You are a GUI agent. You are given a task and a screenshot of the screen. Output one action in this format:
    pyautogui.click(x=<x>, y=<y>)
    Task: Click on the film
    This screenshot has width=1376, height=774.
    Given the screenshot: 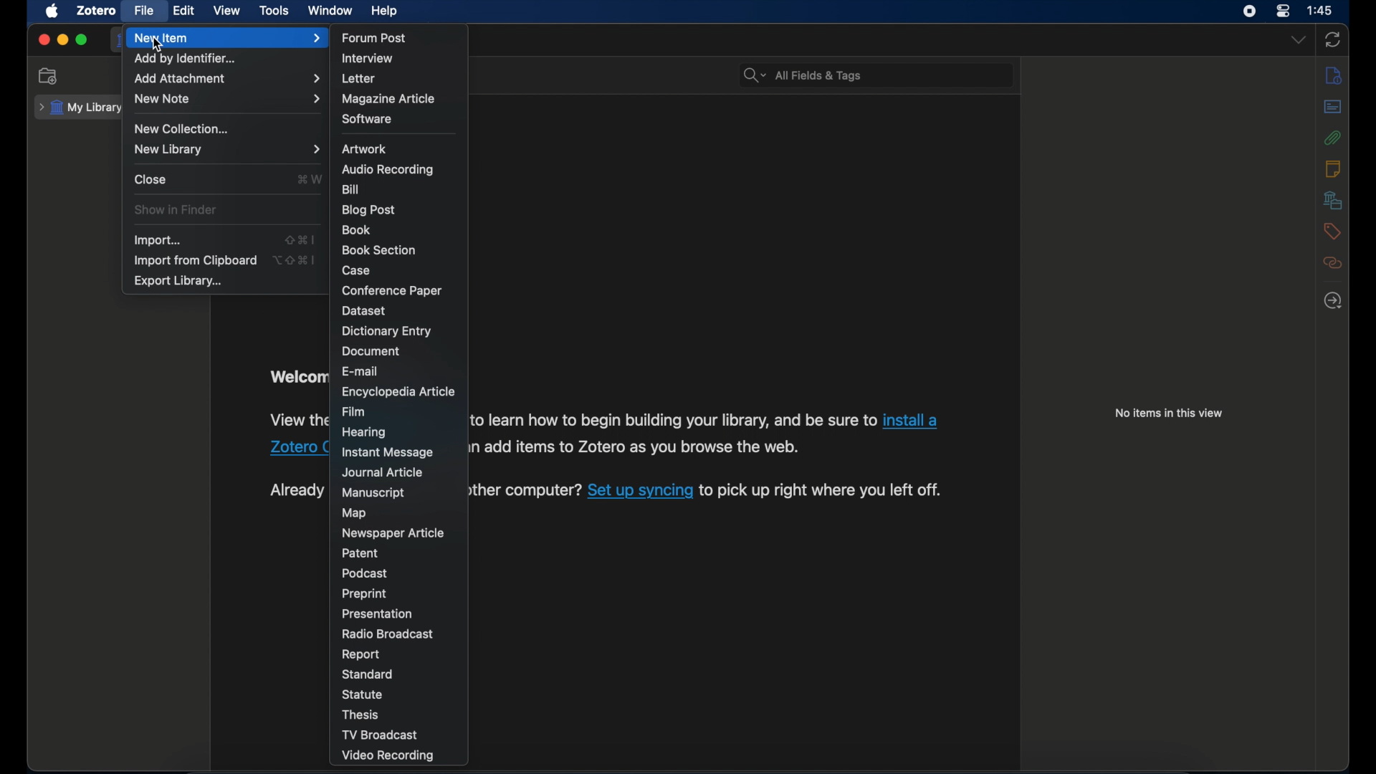 What is the action you would take?
    pyautogui.click(x=354, y=411)
    